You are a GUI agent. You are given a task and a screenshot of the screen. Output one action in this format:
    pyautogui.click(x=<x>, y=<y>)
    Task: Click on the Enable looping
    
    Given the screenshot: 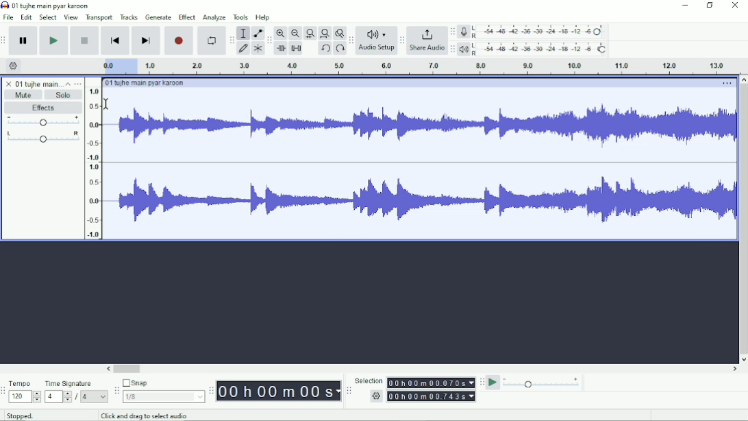 What is the action you would take?
    pyautogui.click(x=210, y=41)
    